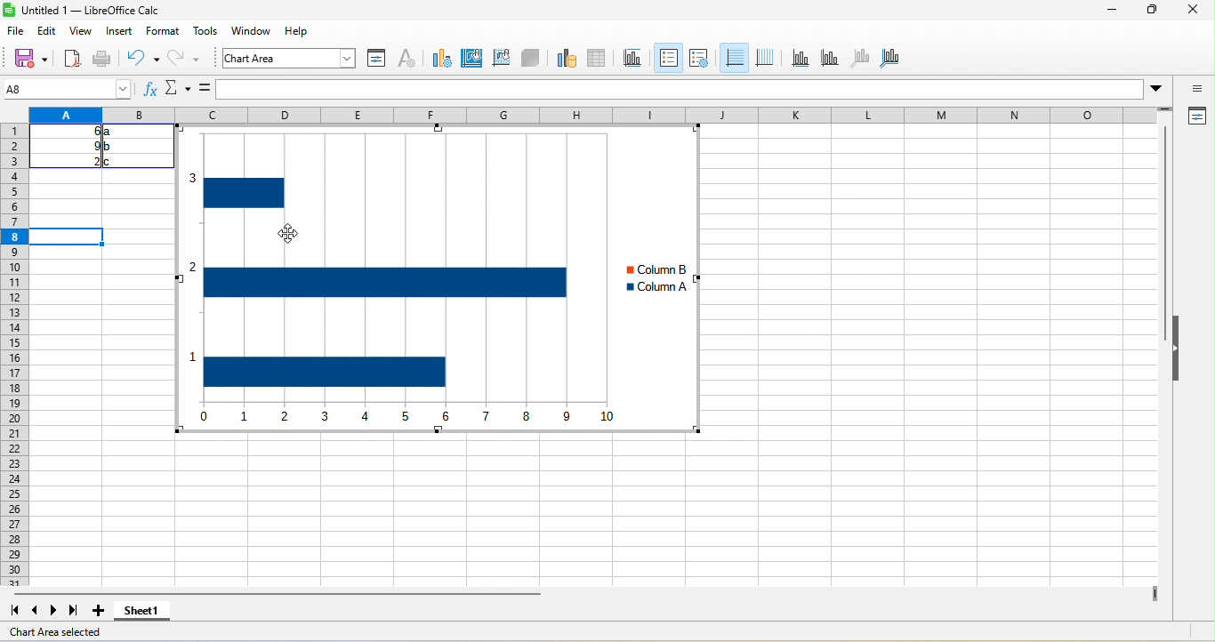 This screenshot has width=1215, height=642. I want to click on A8, so click(65, 89).